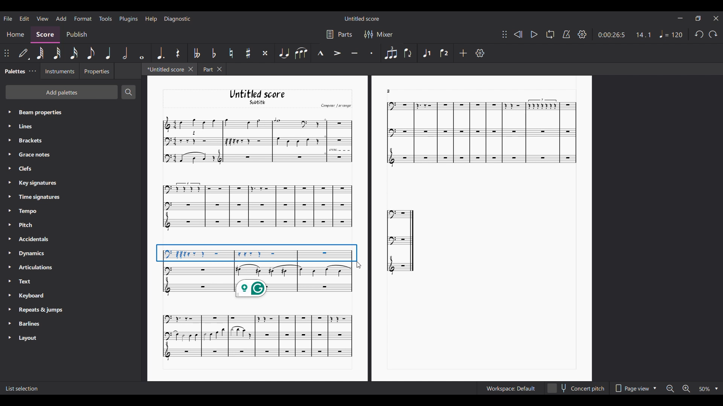 The height and width of the screenshot is (406, 723). I want to click on > Pitch, so click(26, 226).